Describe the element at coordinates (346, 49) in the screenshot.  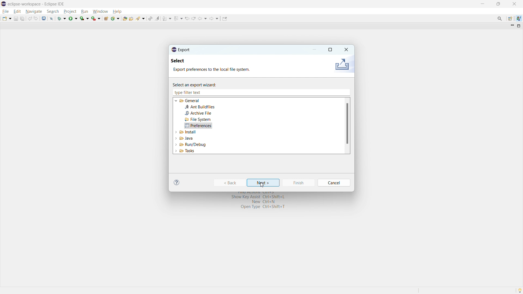
I see `close` at that location.